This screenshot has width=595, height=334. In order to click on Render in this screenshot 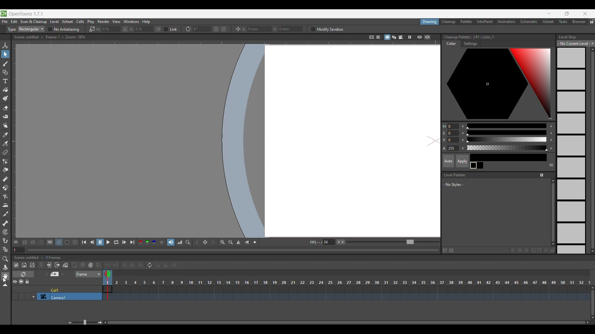, I will do `click(104, 22)`.